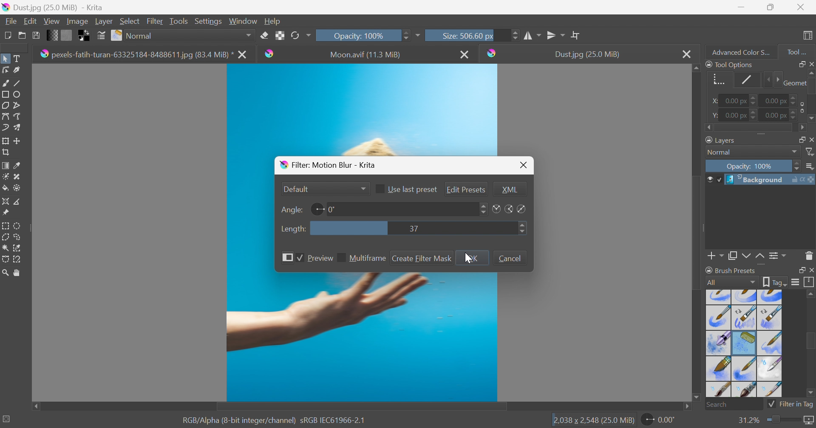 The image size is (816, 428). I want to click on Slider, so click(755, 128).